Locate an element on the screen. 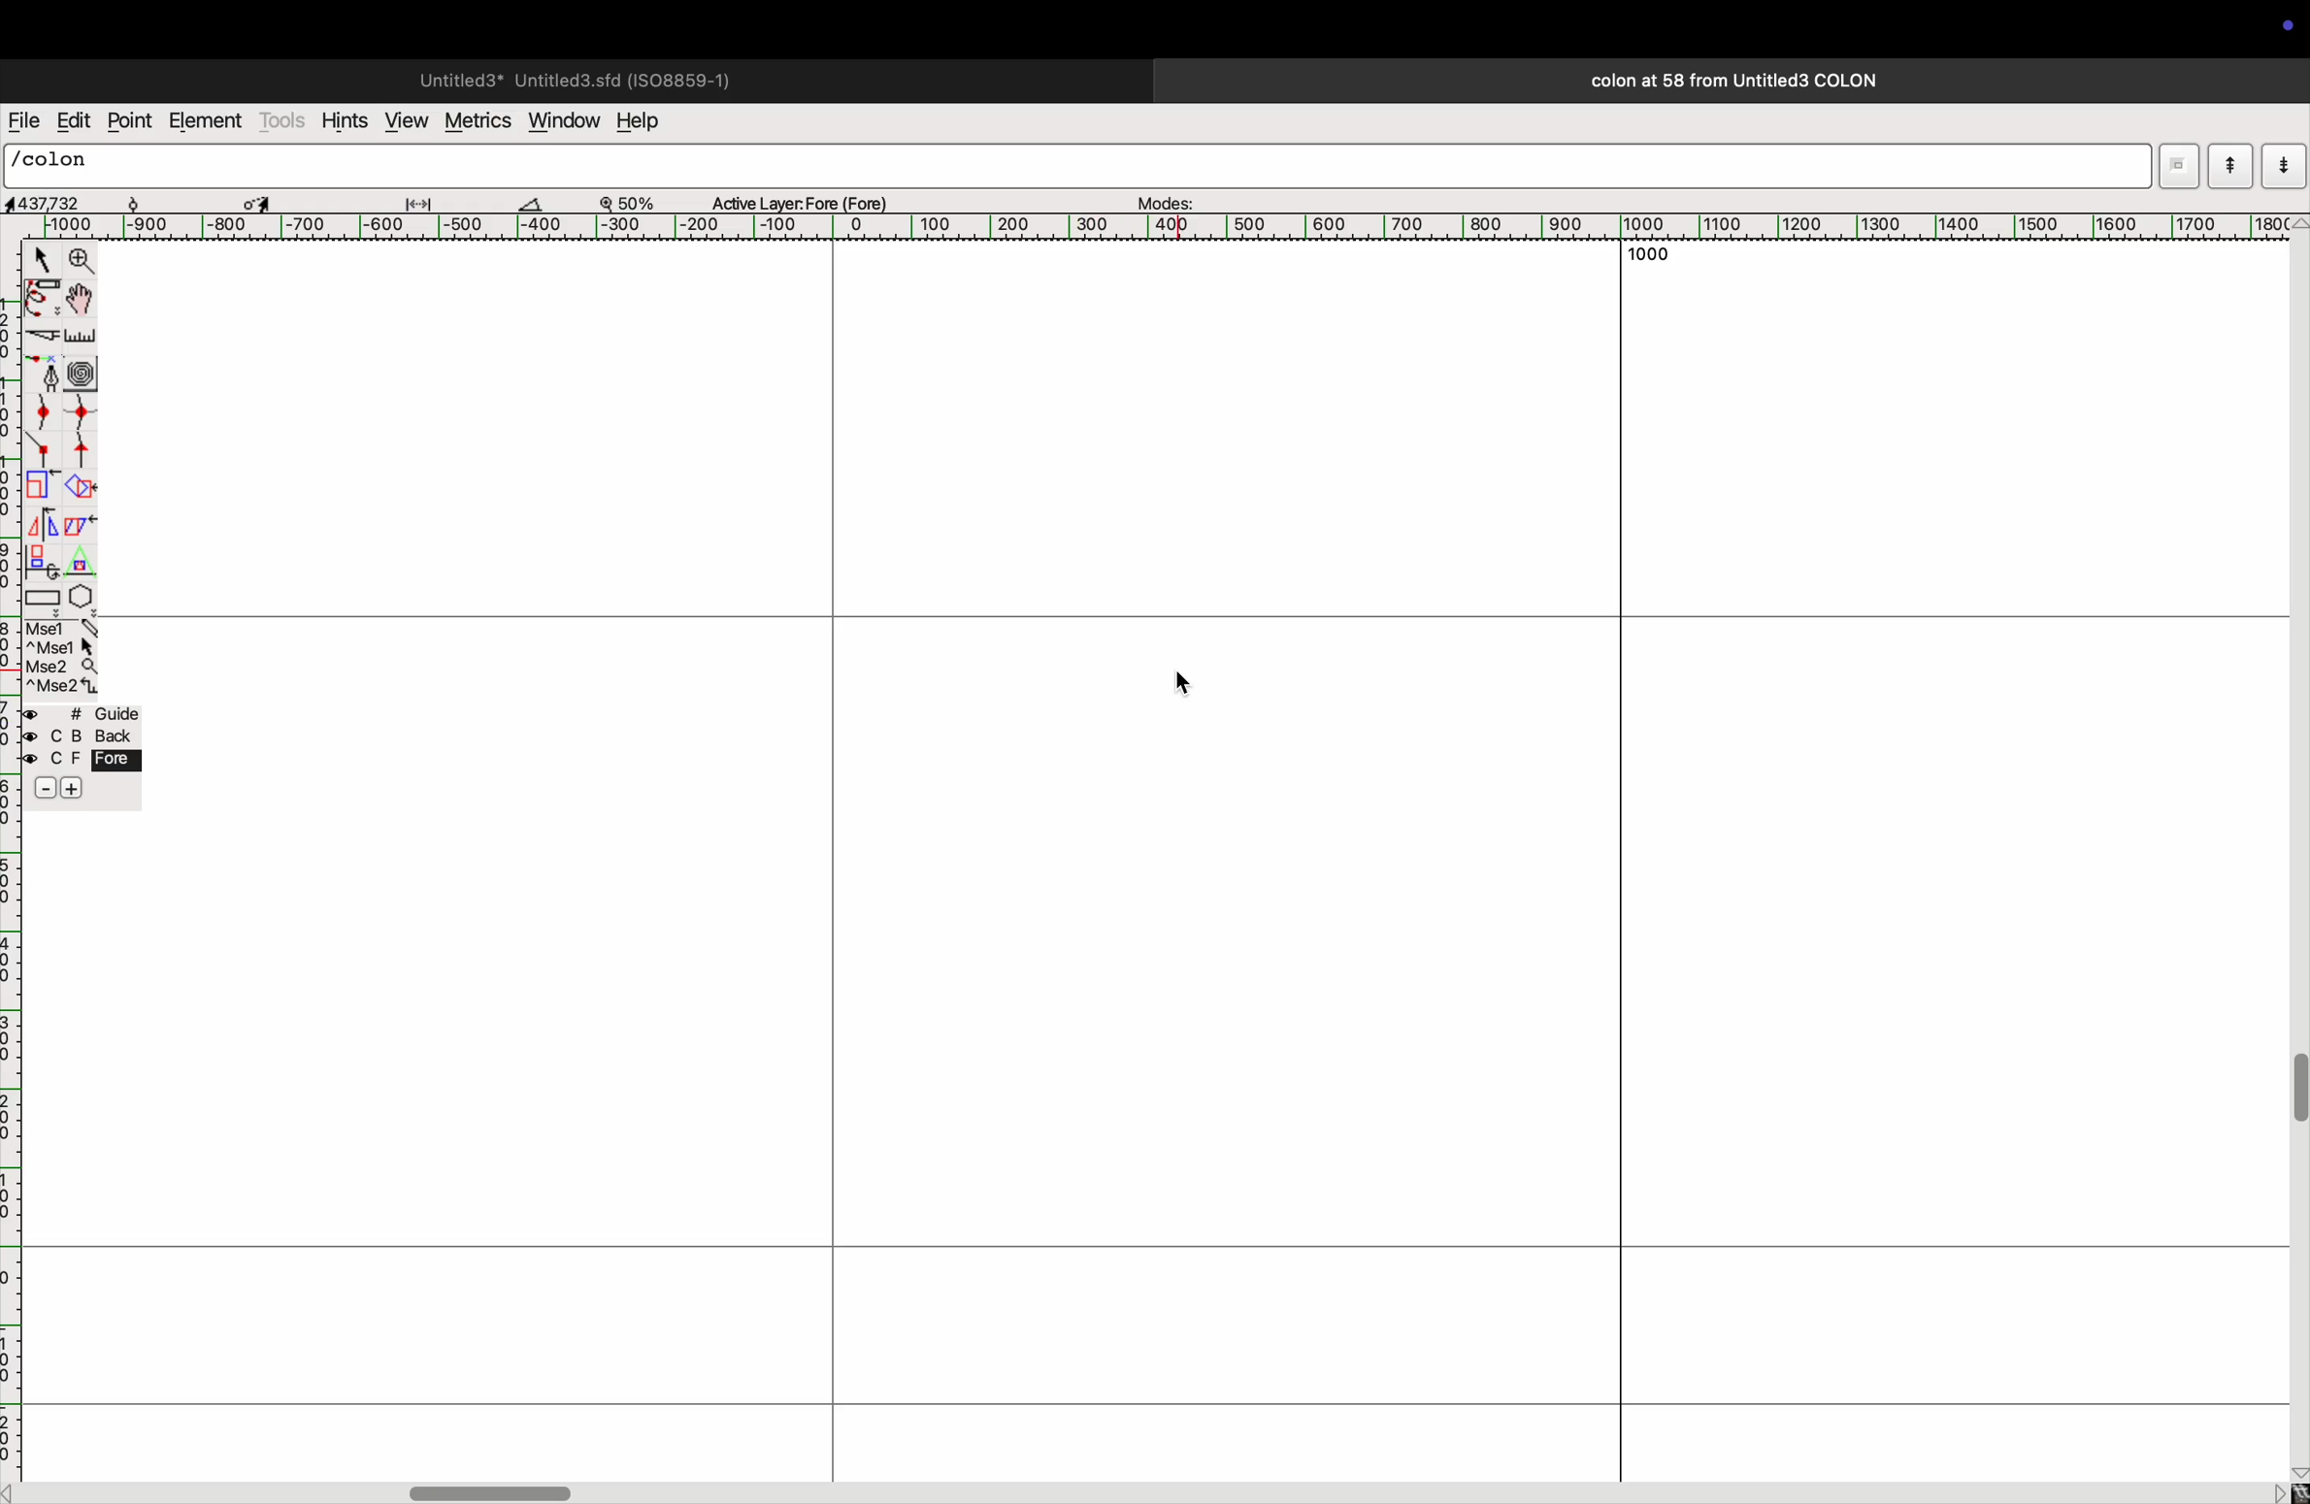 This screenshot has width=2310, height=1504. scale is located at coordinates (82, 338).